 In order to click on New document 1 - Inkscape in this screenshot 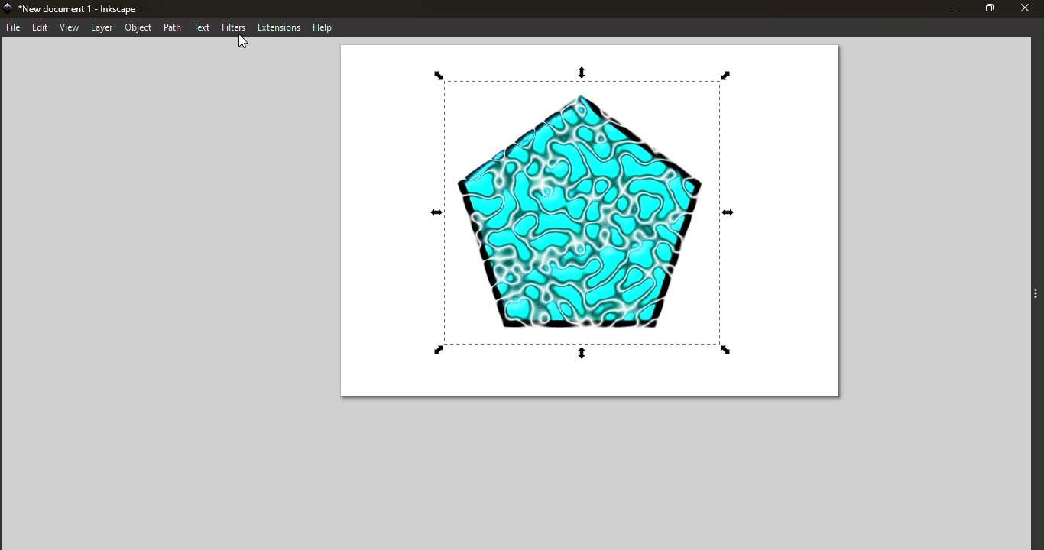, I will do `click(90, 8)`.